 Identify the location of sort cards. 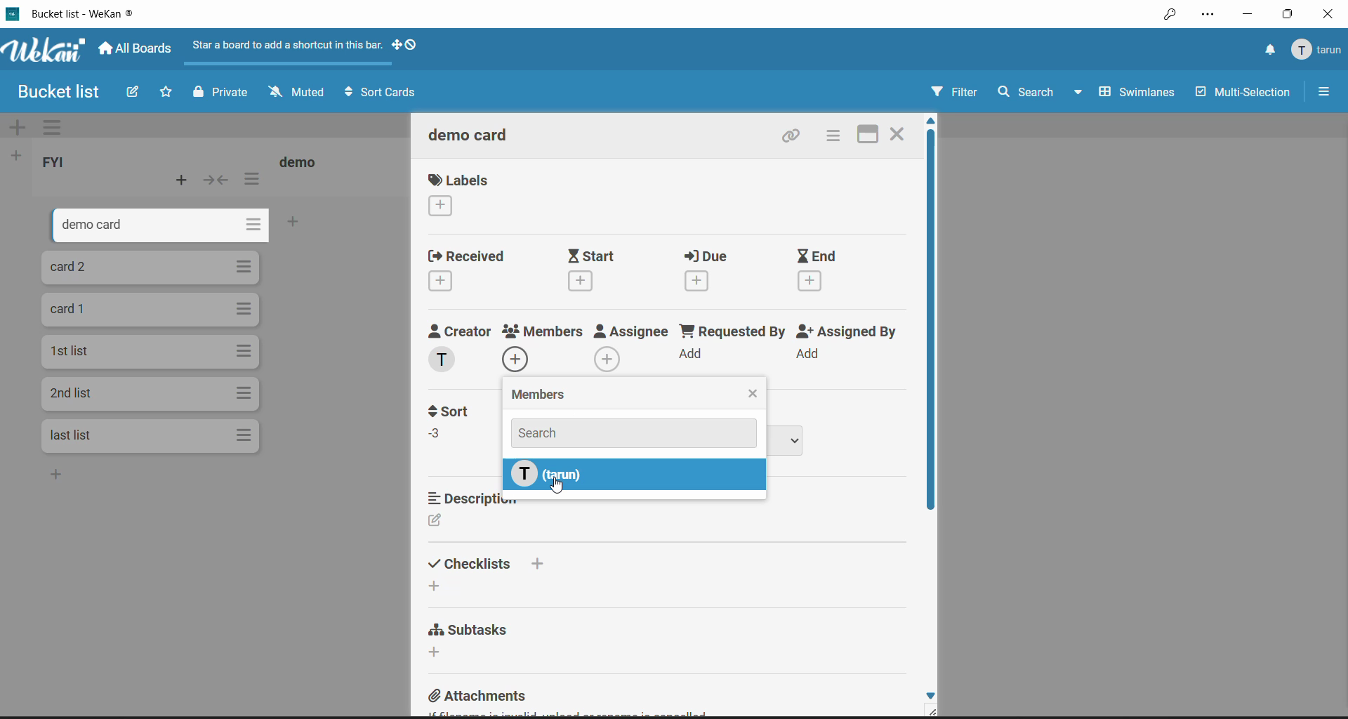
(383, 92).